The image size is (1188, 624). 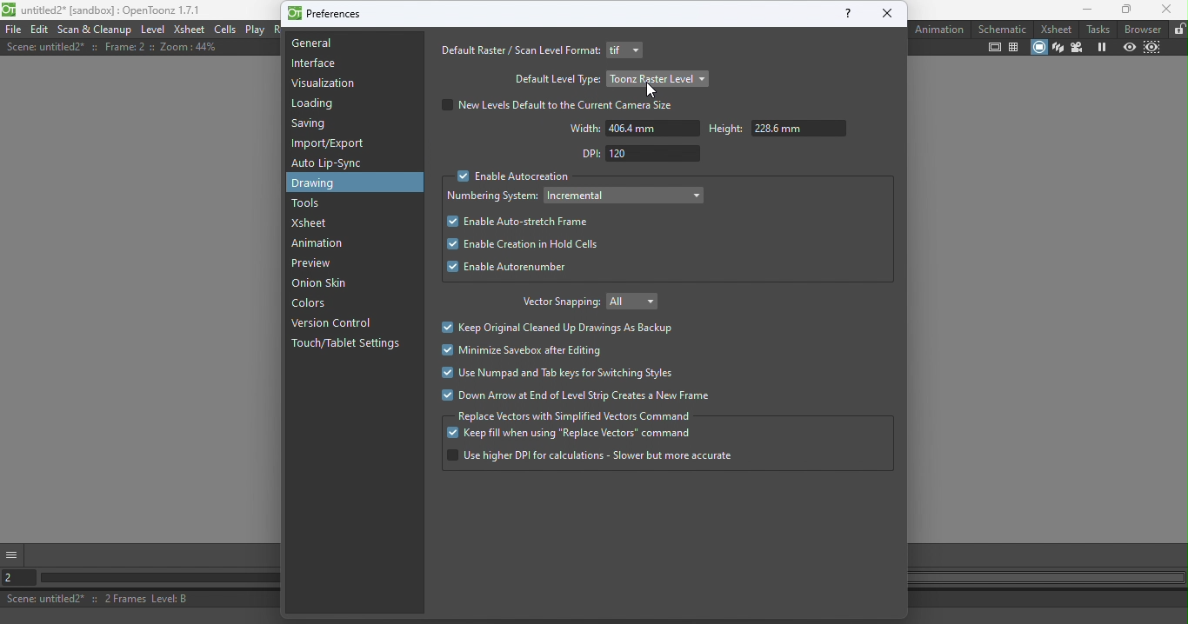 I want to click on Enable autorenumber, so click(x=510, y=269).